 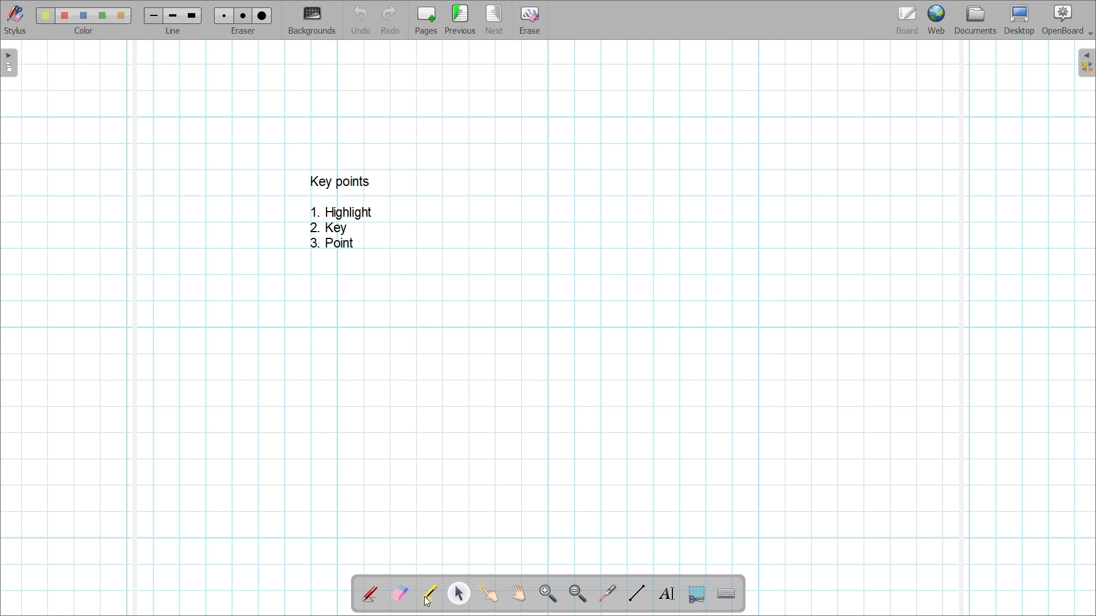 I want to click on Erase annotation, so click(x=400, y=594).